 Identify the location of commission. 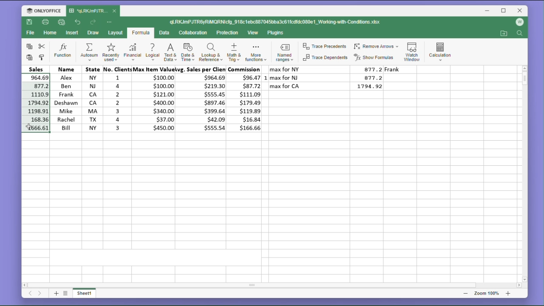
(246, 99).